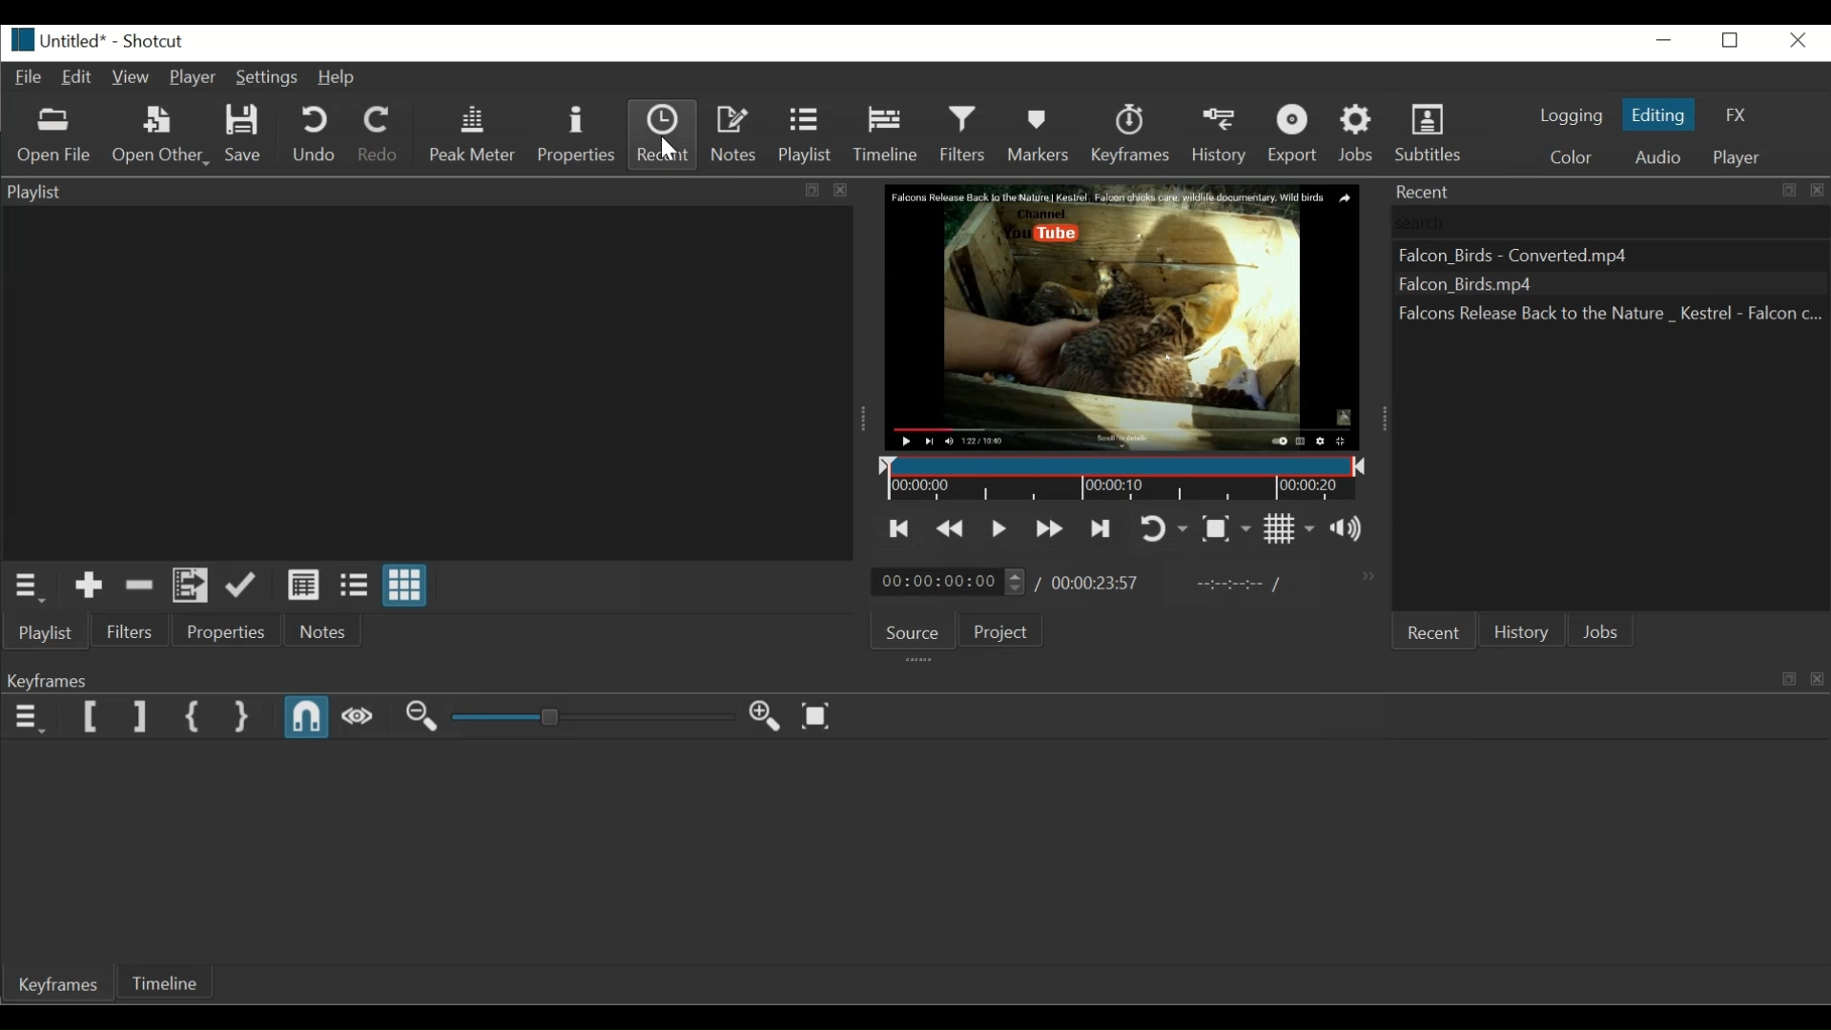 The width and height of the screenshot is (1831, 1030). What do you see at coordinates (1598, 632) in the screenshot?
I see `Jobs` at bounding box center [1598, 632].